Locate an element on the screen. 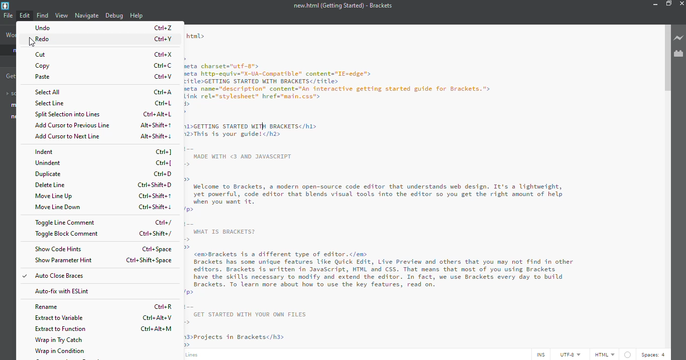 Image resolution: width=686 pixels, height=360 pixels. html is located at coordinates (603, 354).